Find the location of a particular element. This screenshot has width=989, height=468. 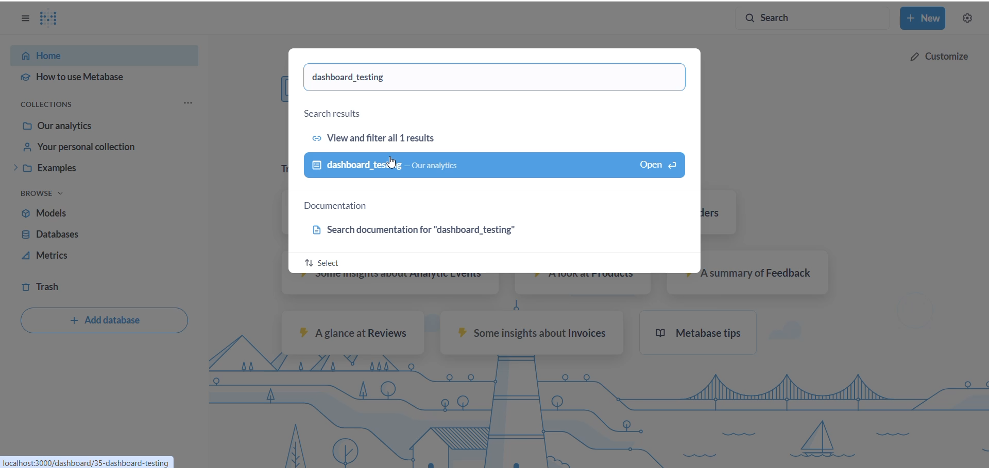

show/hide side bar is located at coordinates (24, 21).